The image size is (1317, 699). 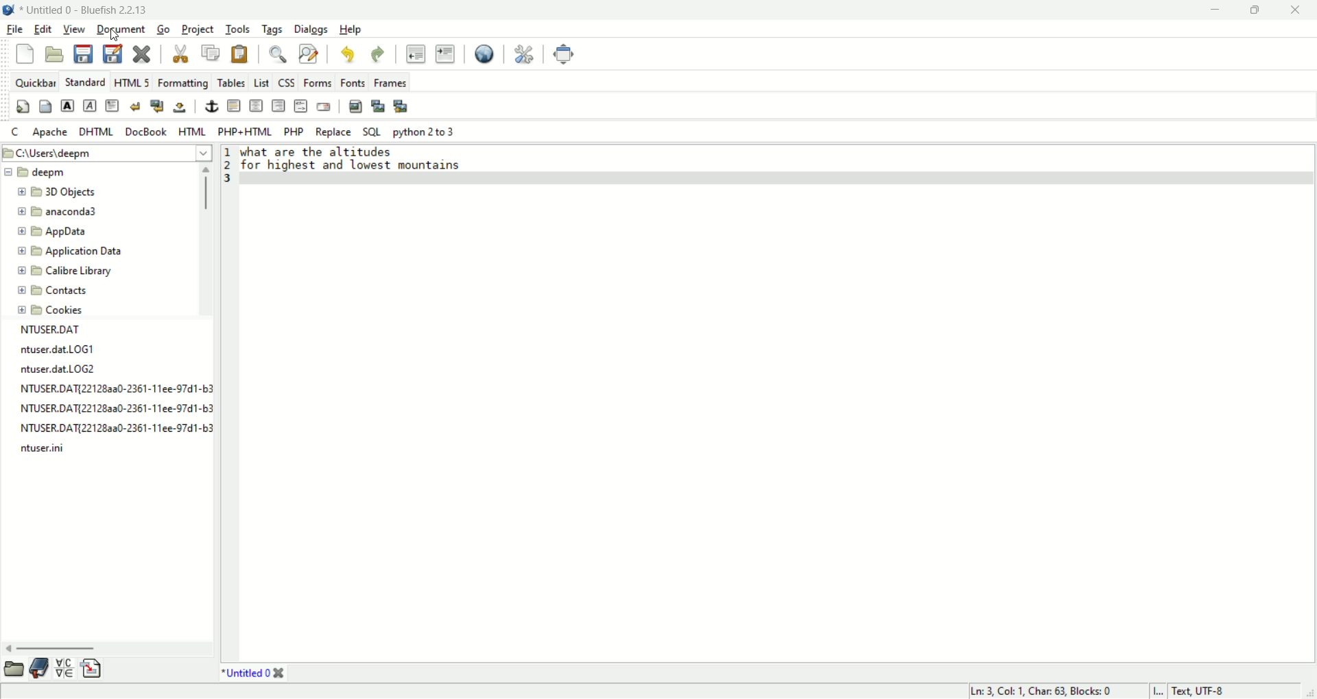 What do you see at coordinates (14, 667) in the screenshot?
I see `open` at bounding box center [14, 667].